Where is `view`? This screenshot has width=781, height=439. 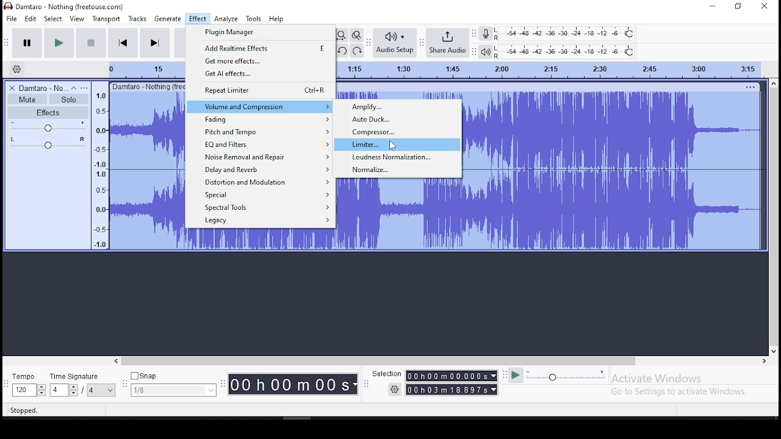 view is located at coordinates (77, 18).